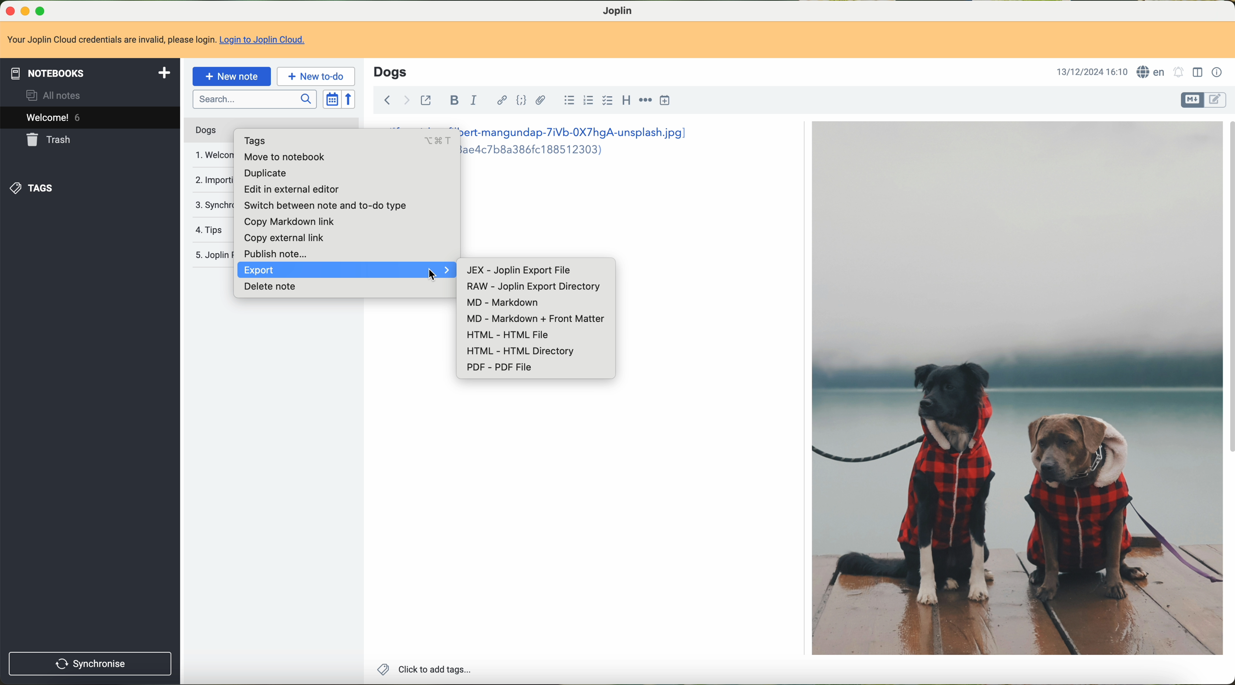 This screenshot has height=685, width=1235. What do you see at coordinates (644, 102) in the screenshot?
I see `horizontal rule` at bounding box center [644, 102].